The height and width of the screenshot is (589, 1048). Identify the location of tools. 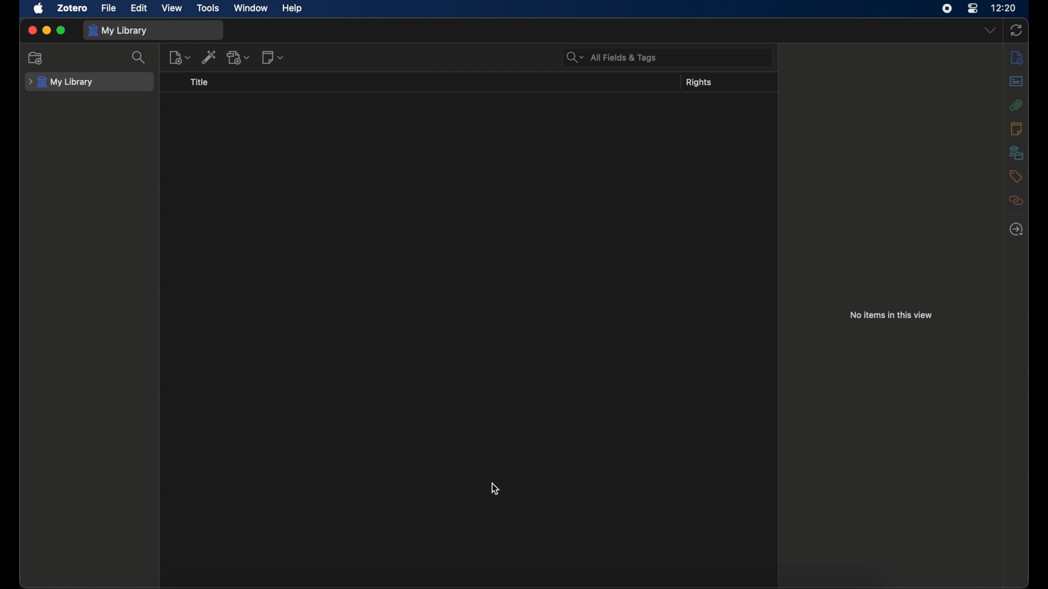
(207, 8).